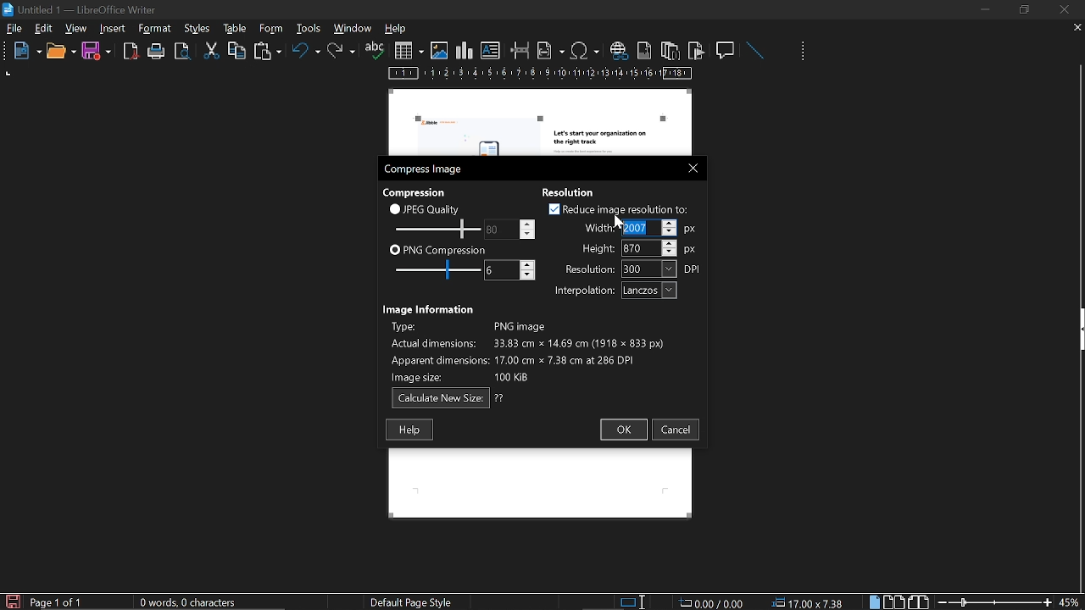 The image size is (1085, 610). I want to click on insert, so click(114, 29).